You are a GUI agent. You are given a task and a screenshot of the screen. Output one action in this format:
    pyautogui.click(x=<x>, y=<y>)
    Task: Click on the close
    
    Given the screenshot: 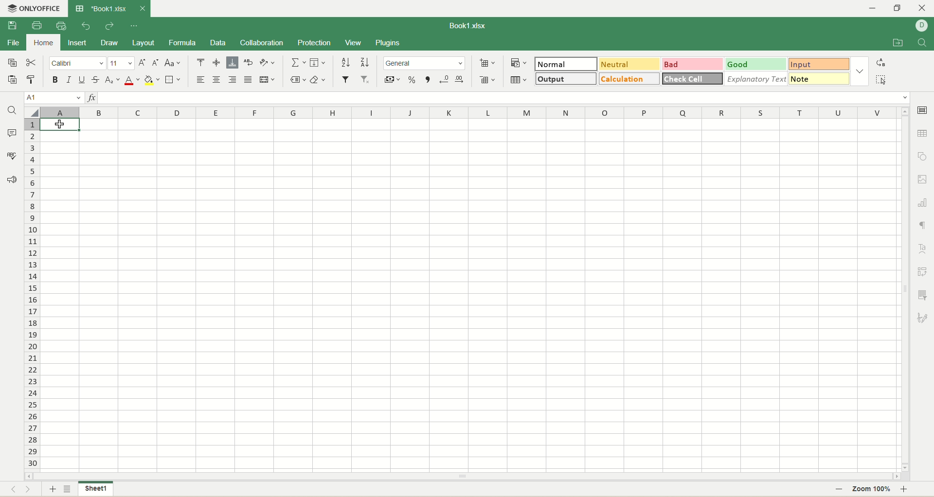 What is the action you would take?
    pyautogui.click(x=923, y=7)
    